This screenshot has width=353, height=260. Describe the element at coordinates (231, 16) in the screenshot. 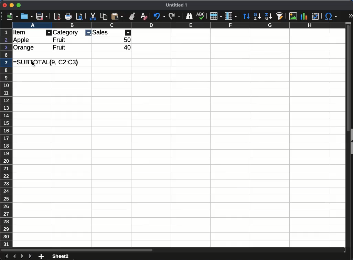

I see `column` at that location.